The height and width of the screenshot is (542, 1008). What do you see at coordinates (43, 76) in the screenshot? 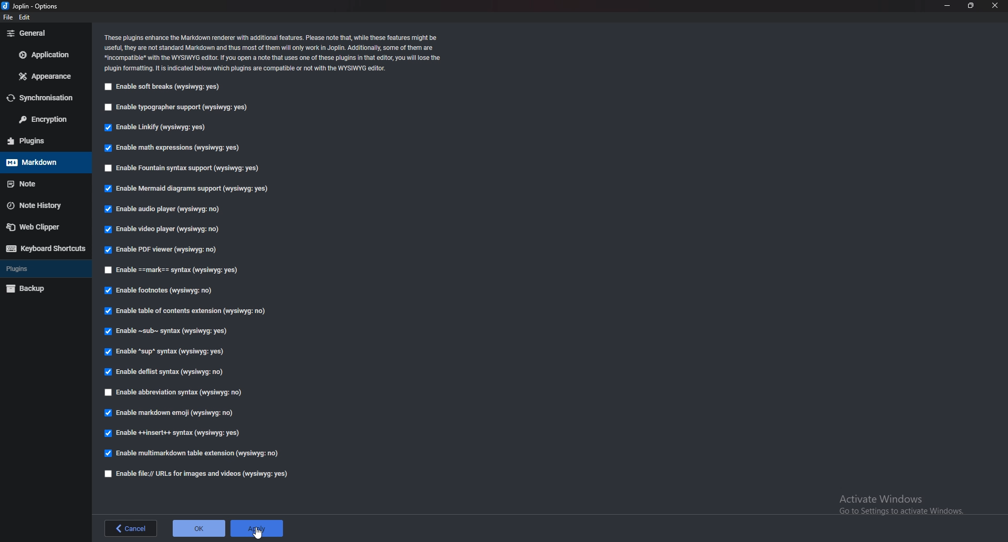
I see `Appearance` at bounding box center [43, 76].